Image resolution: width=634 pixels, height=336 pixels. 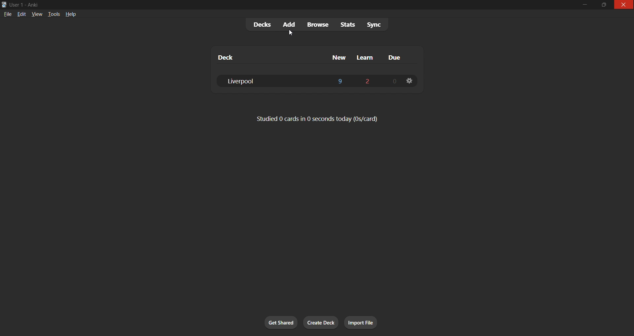 I want to click on deck column, so click(x=260, y=58).